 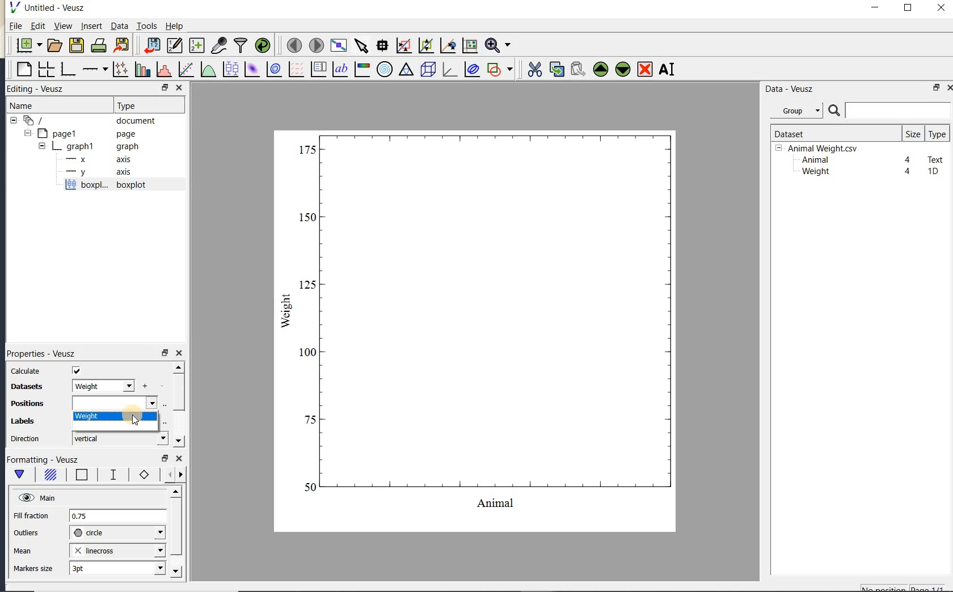 What do you see at coordinates (36, 27) in the screenshot?
I see `Edit` at bounding box center [36, 27].